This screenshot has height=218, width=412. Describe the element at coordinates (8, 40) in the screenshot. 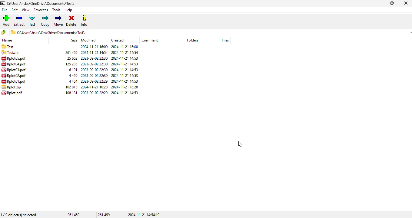

I see `name` at that location.